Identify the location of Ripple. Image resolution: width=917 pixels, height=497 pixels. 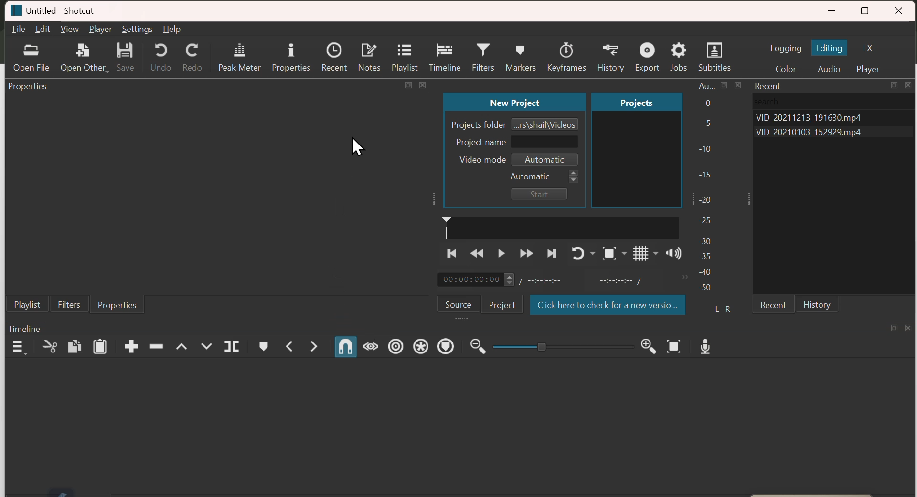
(395, 346).